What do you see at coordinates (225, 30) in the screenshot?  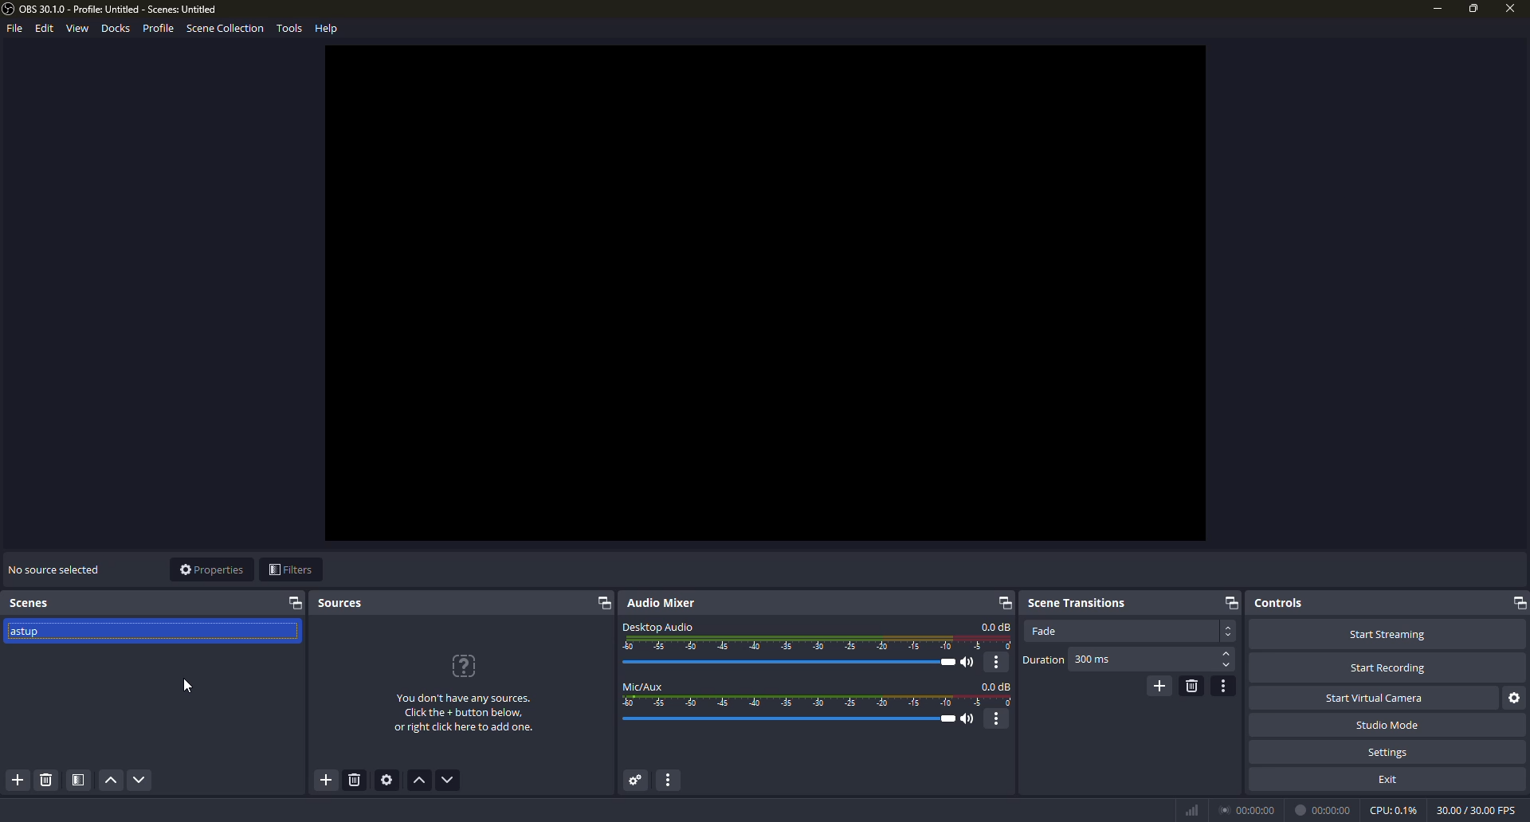 I see `scene collection` at bounding box center [225, 30].